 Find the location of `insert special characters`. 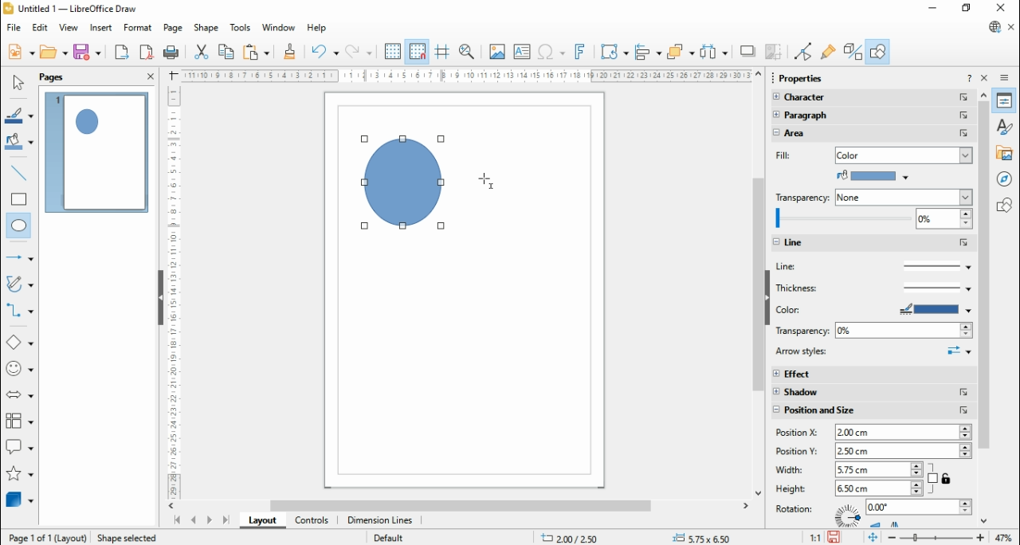

insert special characters is located at coordinates (552, 51).